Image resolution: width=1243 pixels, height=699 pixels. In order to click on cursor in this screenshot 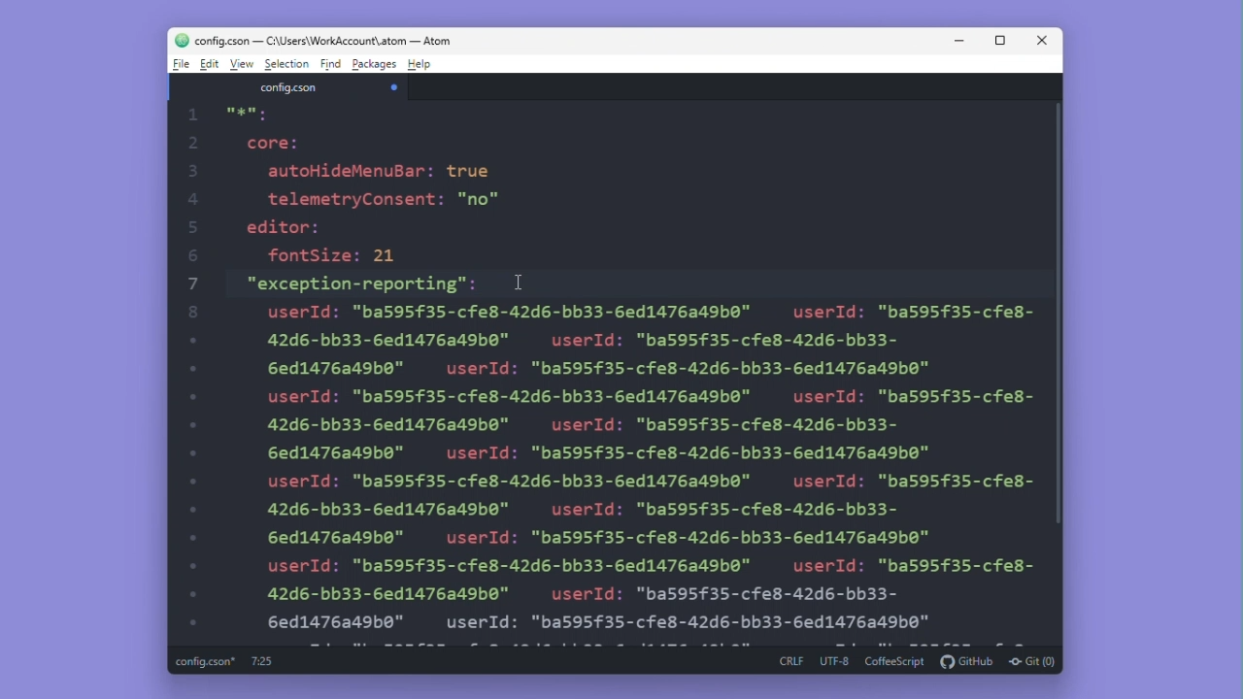, I will do `click(523, 283)`.